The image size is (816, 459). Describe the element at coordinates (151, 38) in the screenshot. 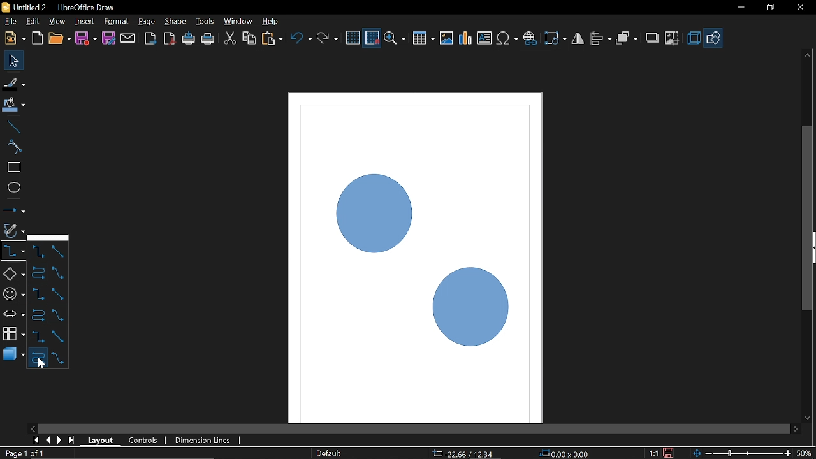

I see `Export` at that location.